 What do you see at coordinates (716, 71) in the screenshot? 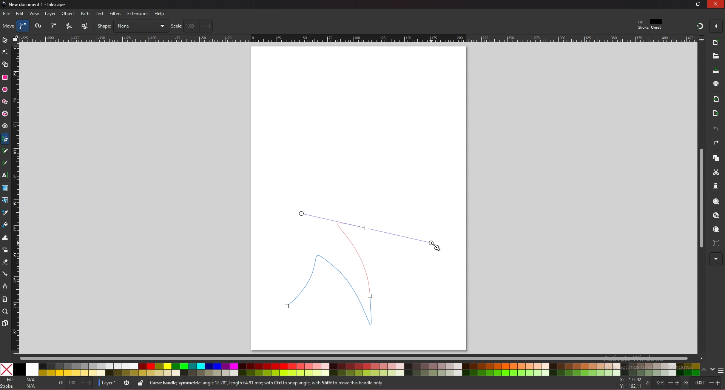
I see `save` at bounding box center [716, 71].